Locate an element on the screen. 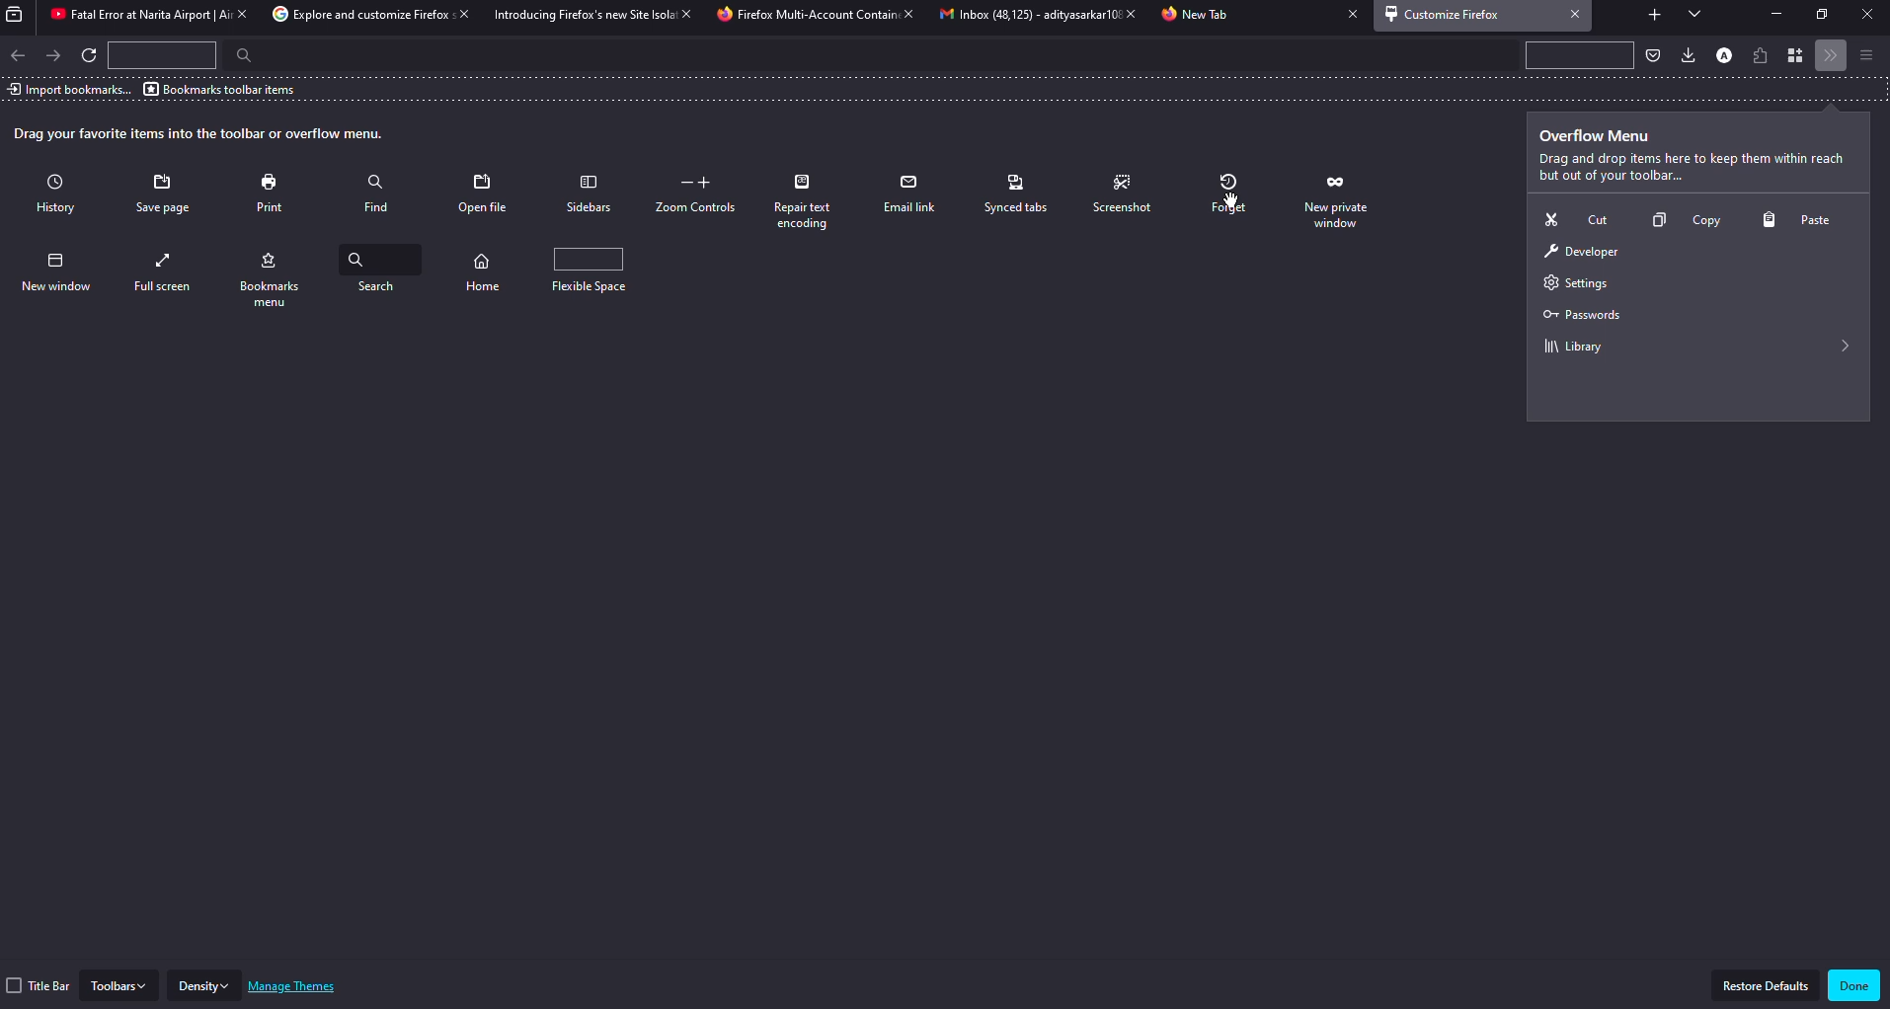  close is located at coordinates (458, 15).